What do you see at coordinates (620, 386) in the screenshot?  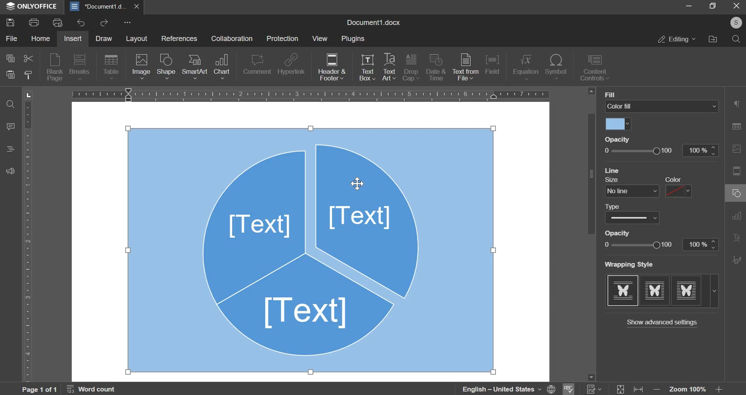 I see `fit size` at bounding box center [620, 386].